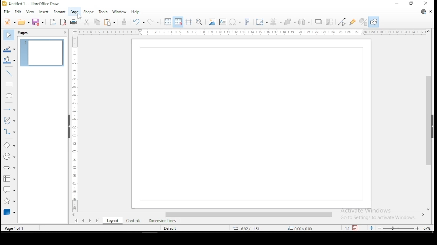  What do you see at coordinates (83, 222) in the screenshot?
I see `previous page` at bounding box center [83, 222].